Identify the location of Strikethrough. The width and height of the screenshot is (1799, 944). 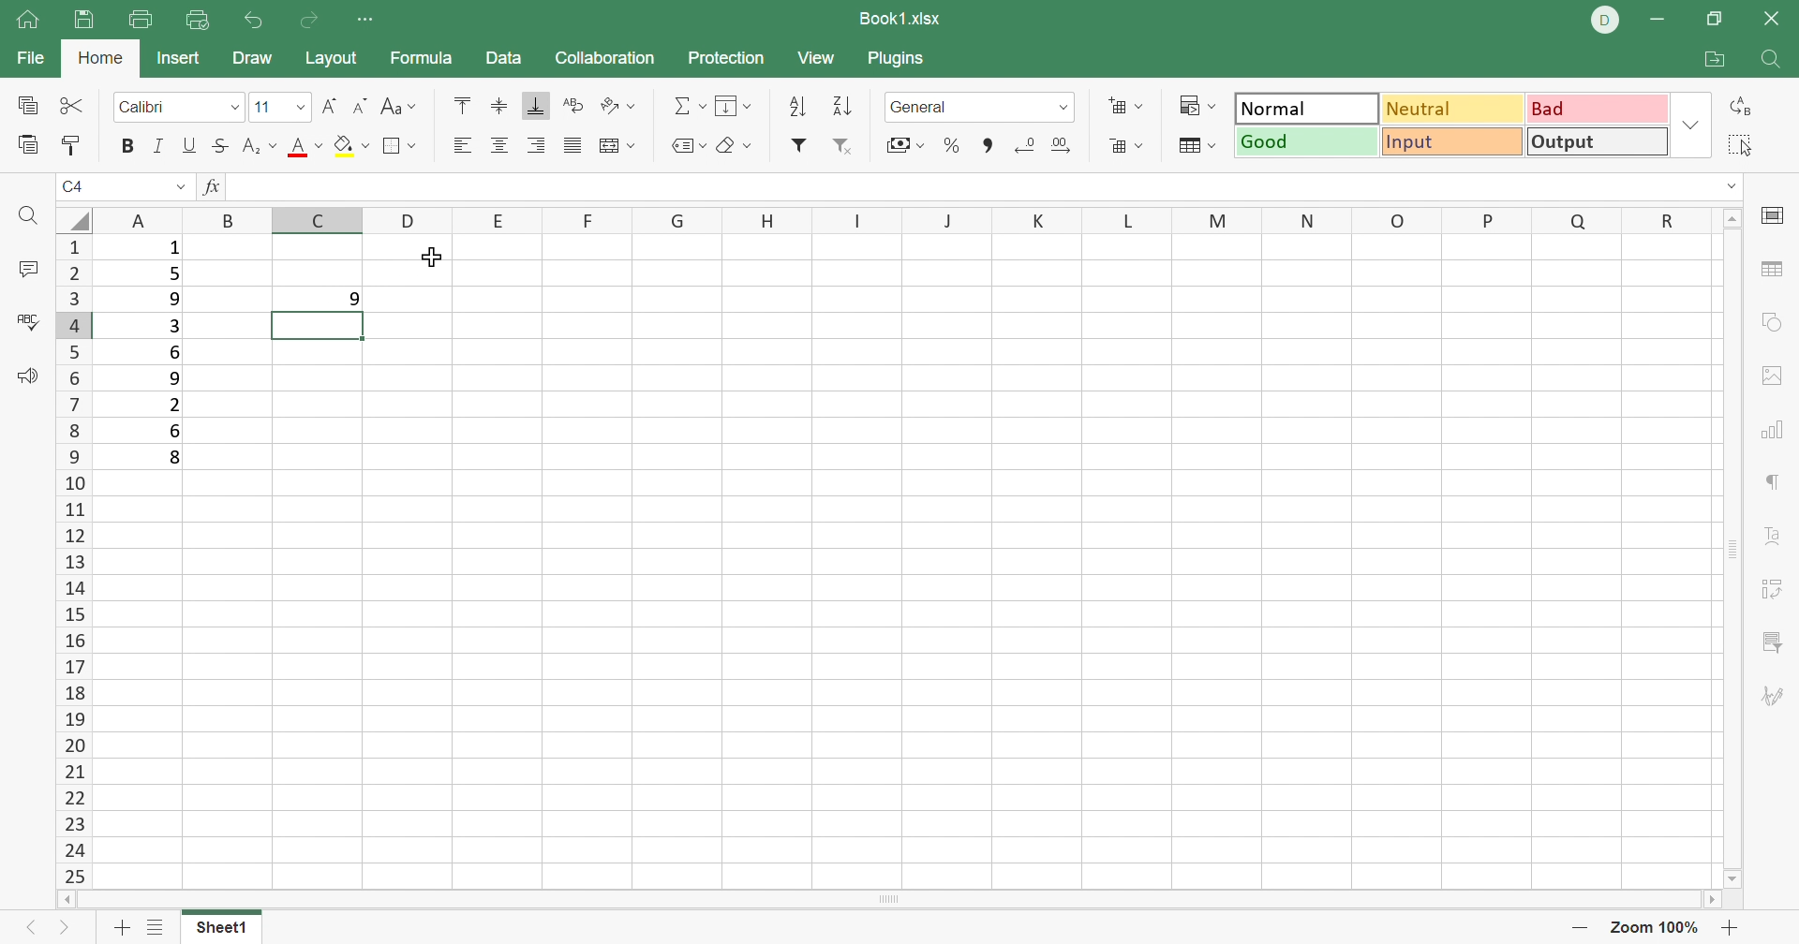
(216, 146).